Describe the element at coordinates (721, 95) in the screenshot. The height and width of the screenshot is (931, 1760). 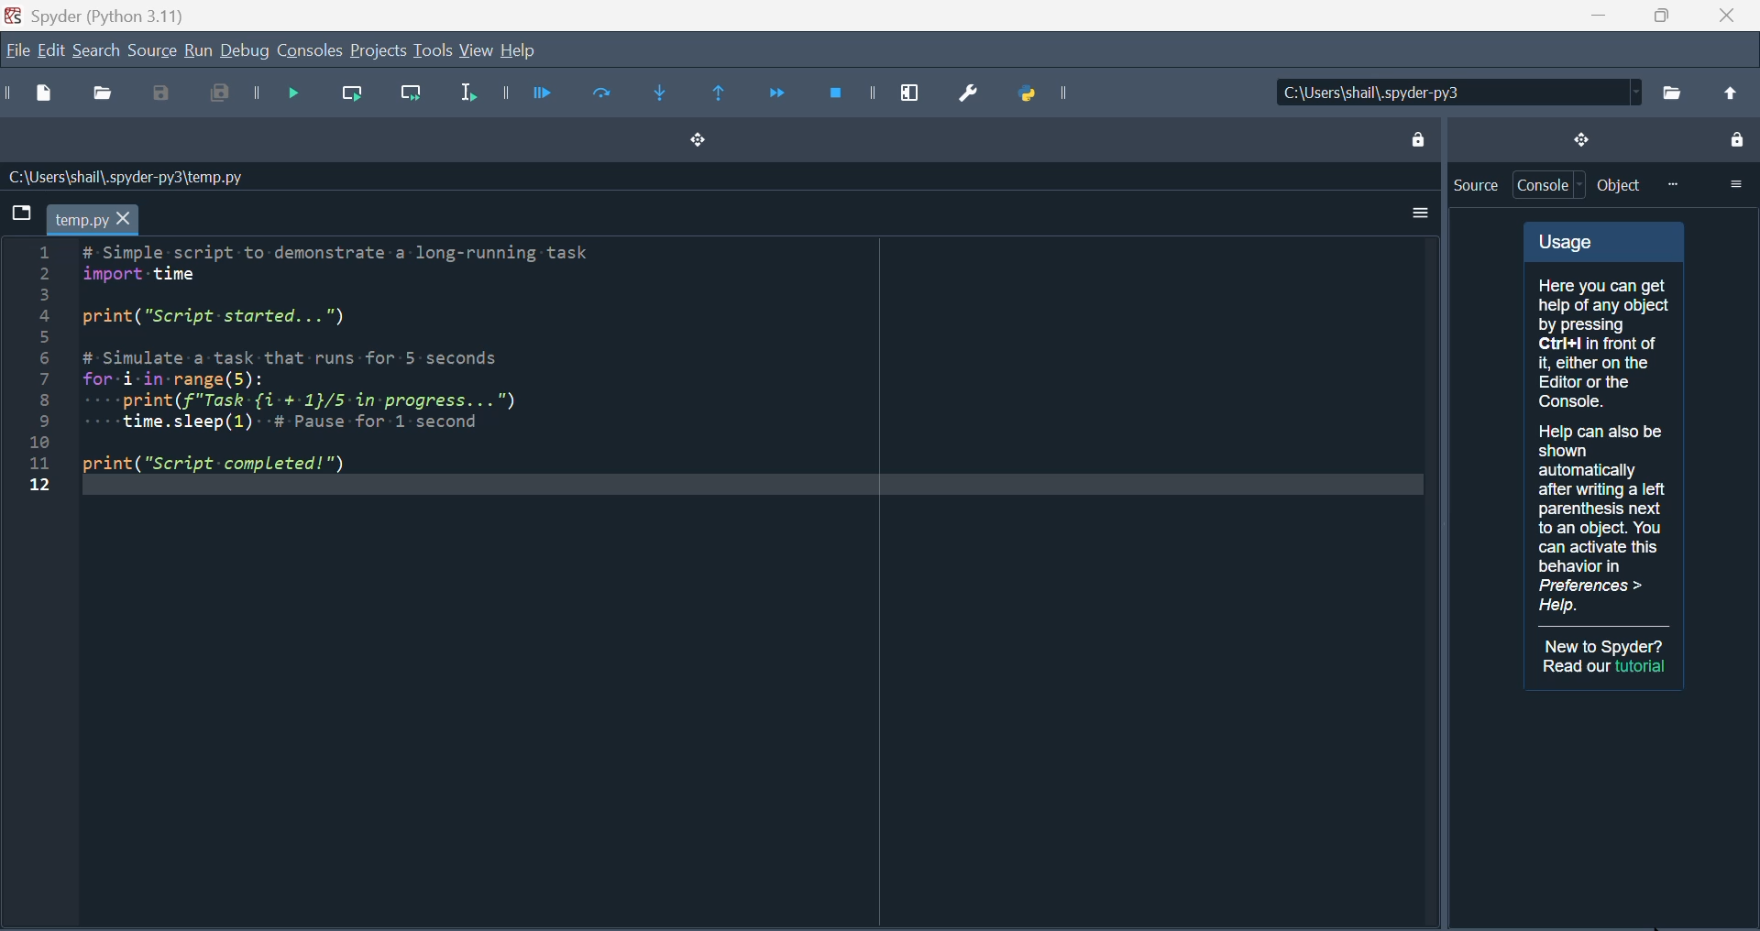
I see `Execute until same function returns` at that location.